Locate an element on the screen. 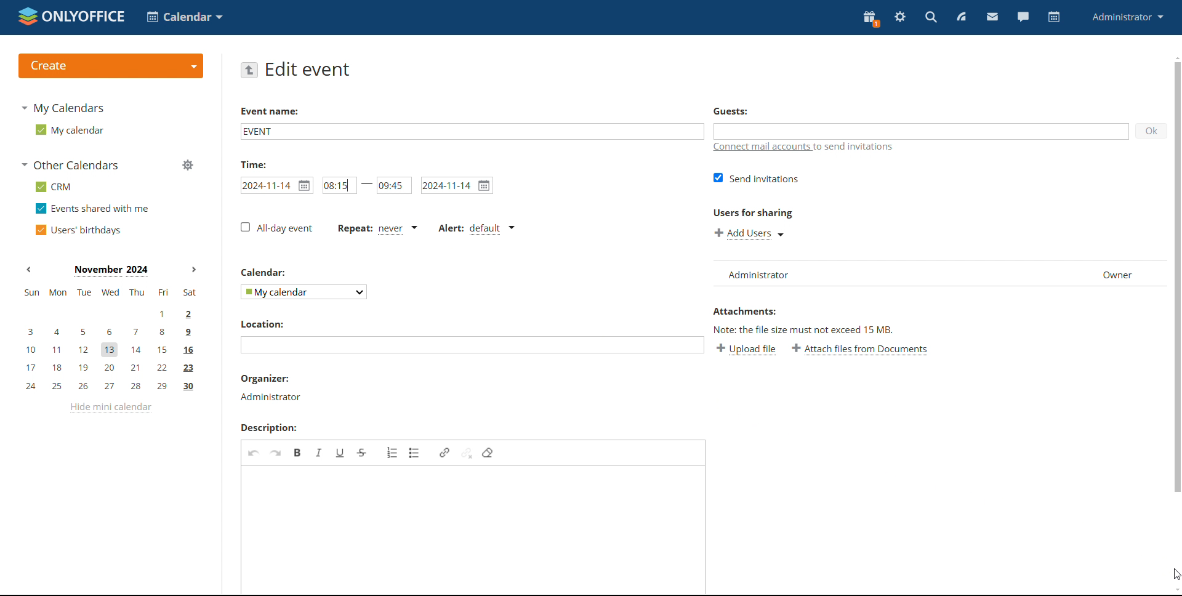 The image size is (1182, 596). send invitations is located at coordinates (757, 178).